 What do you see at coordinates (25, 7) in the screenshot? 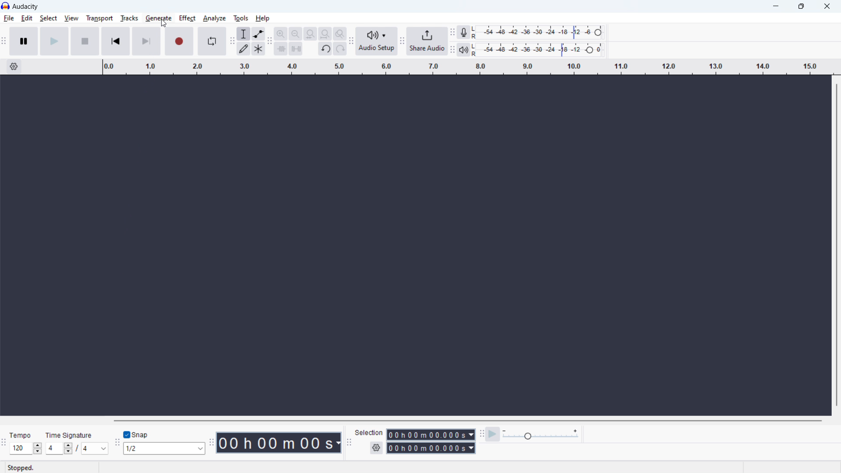
I see `title` at bounding box center [25, 7].